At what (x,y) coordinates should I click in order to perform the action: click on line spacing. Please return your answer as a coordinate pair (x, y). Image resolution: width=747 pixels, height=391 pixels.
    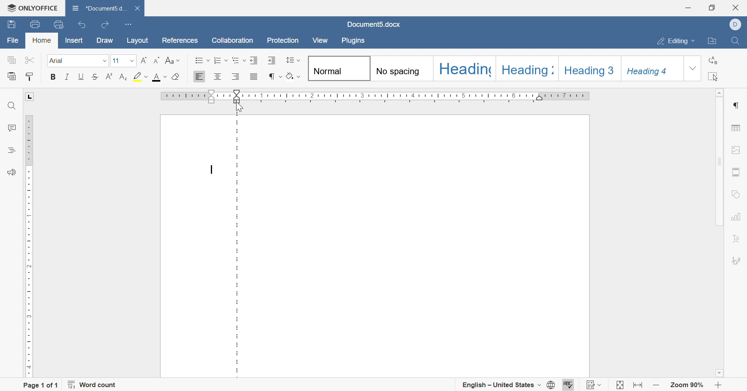
    Looking at the image, I should click on (293, 59).